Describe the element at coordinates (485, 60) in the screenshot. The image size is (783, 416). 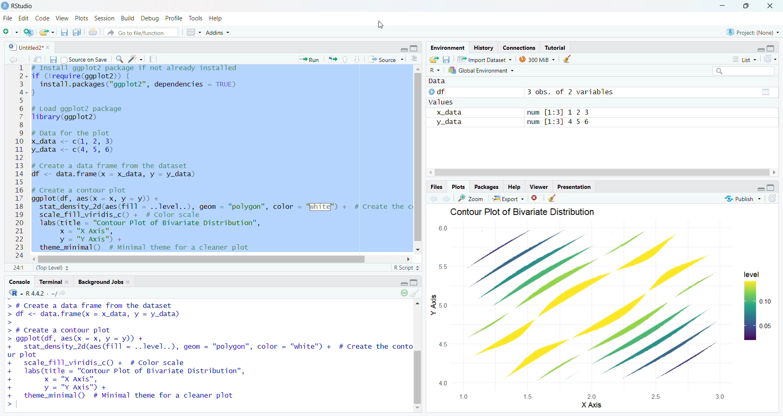
I see ` Import Dataset ` at that location.